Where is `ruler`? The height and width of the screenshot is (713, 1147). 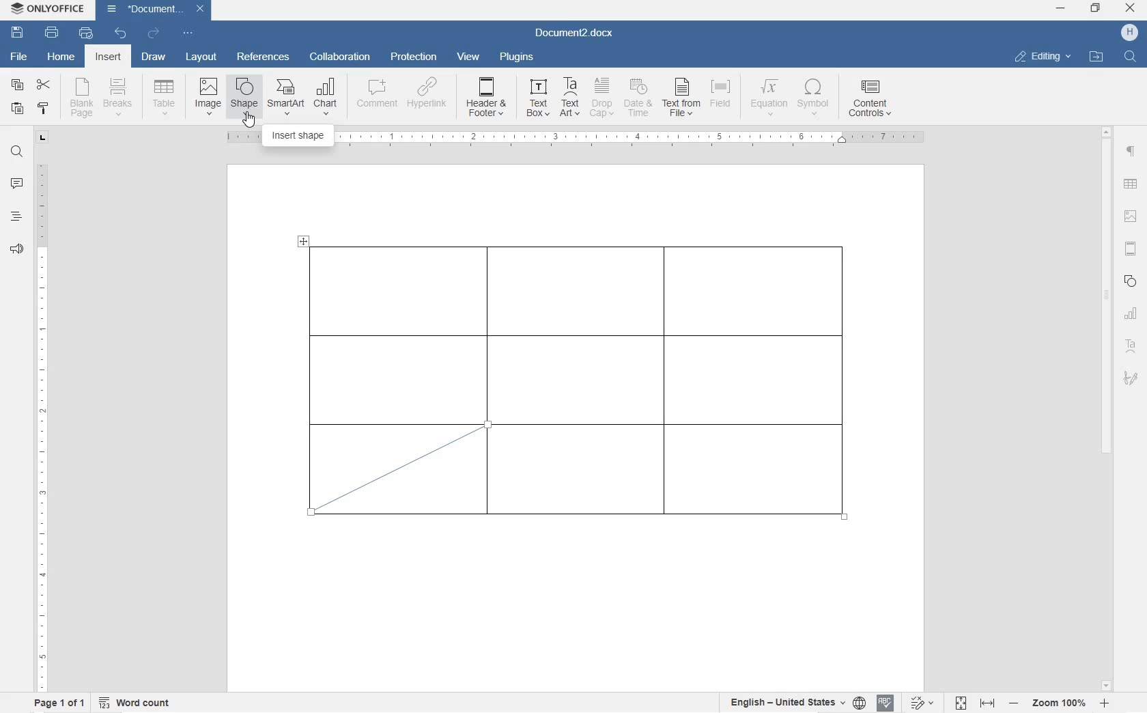
ruler is located at coordinates (42, 423).